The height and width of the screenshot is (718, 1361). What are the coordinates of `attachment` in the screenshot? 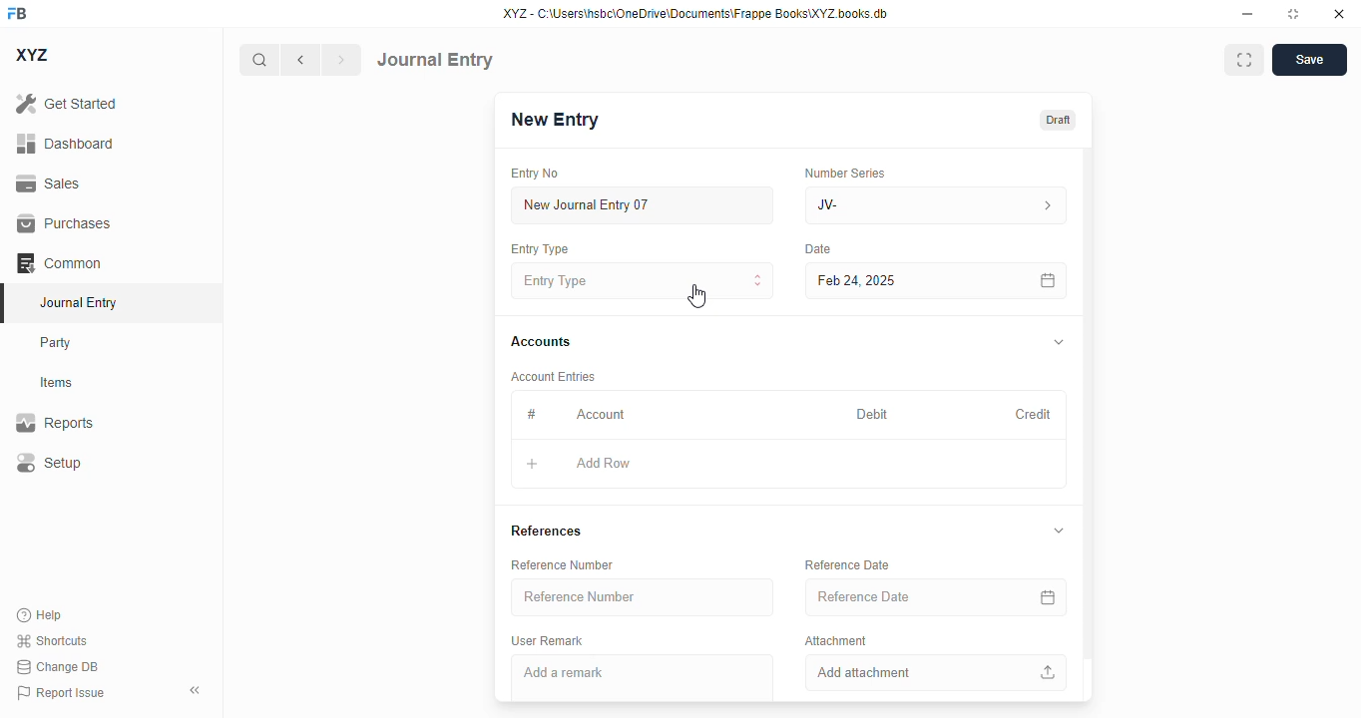 It's located at (836, 640).